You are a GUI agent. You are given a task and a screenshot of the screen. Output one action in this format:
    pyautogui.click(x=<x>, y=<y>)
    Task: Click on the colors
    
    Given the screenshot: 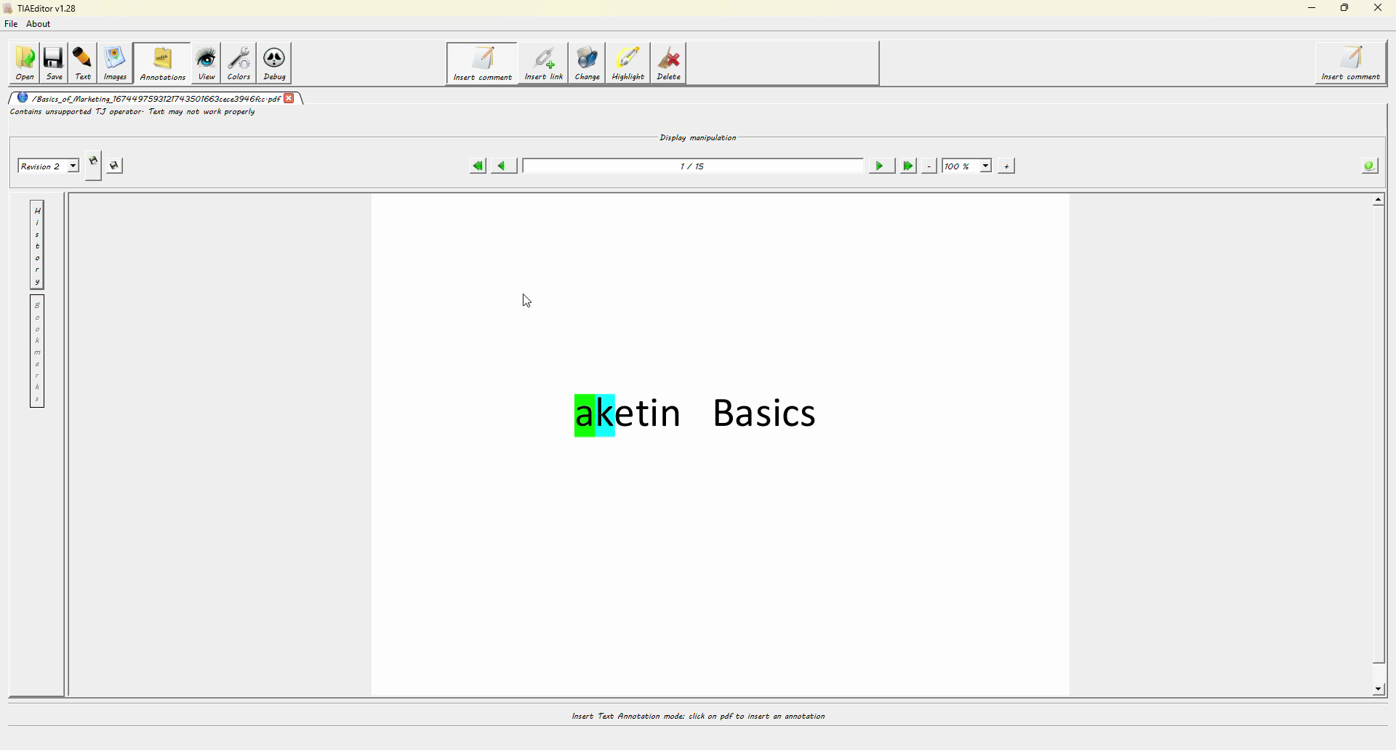 What is the action you would take?
    pyautogui.click(x=242, y=62)
    